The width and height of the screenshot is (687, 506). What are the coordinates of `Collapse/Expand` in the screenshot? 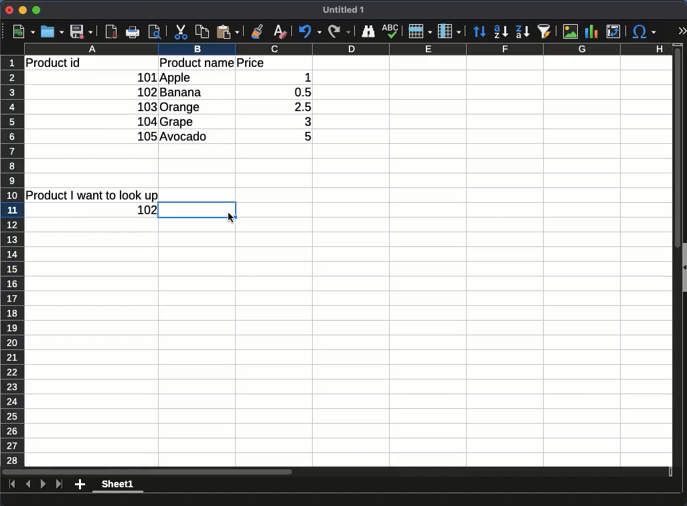 It's located at (685, 268).